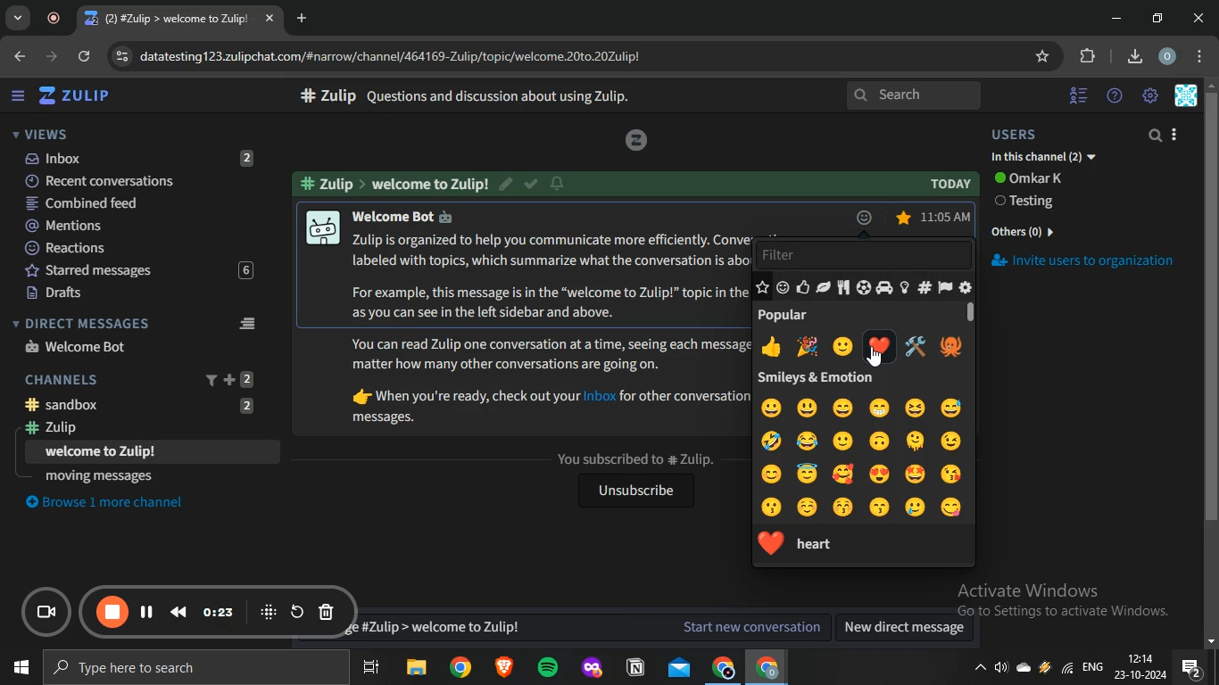 Image resolution: width=1219 pixels, height=685 pixels. Describe the element at coordinates (773, 406) in the screenshot. I see `grinning` at that location.